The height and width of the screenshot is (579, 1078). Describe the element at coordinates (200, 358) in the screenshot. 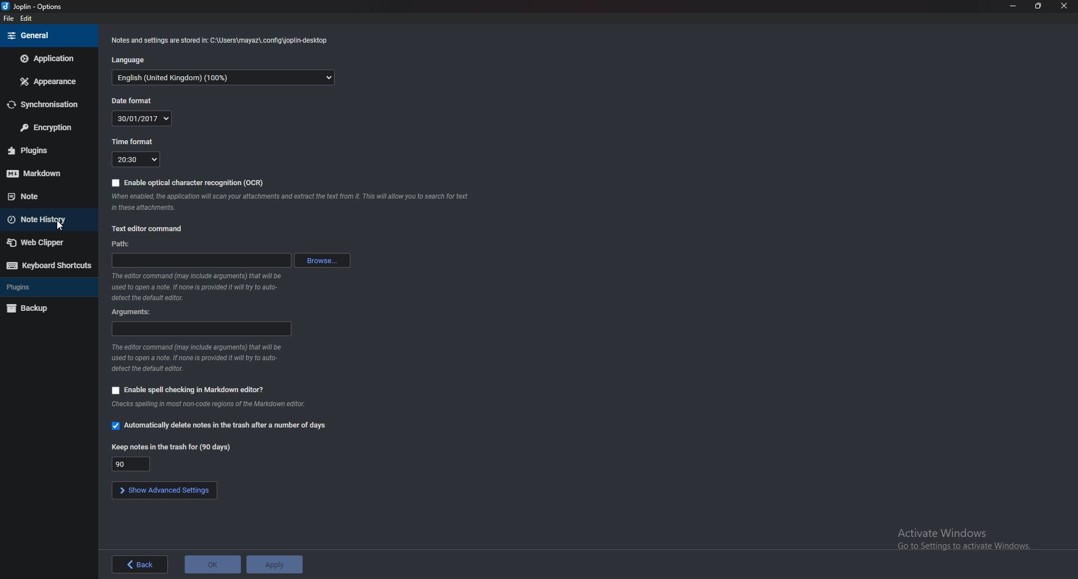

I see `Info` at that location.